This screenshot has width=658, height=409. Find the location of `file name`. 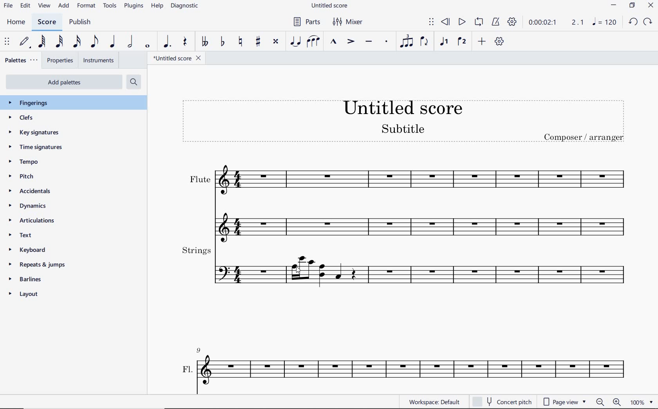

file name is located at coordinates (177, 58).